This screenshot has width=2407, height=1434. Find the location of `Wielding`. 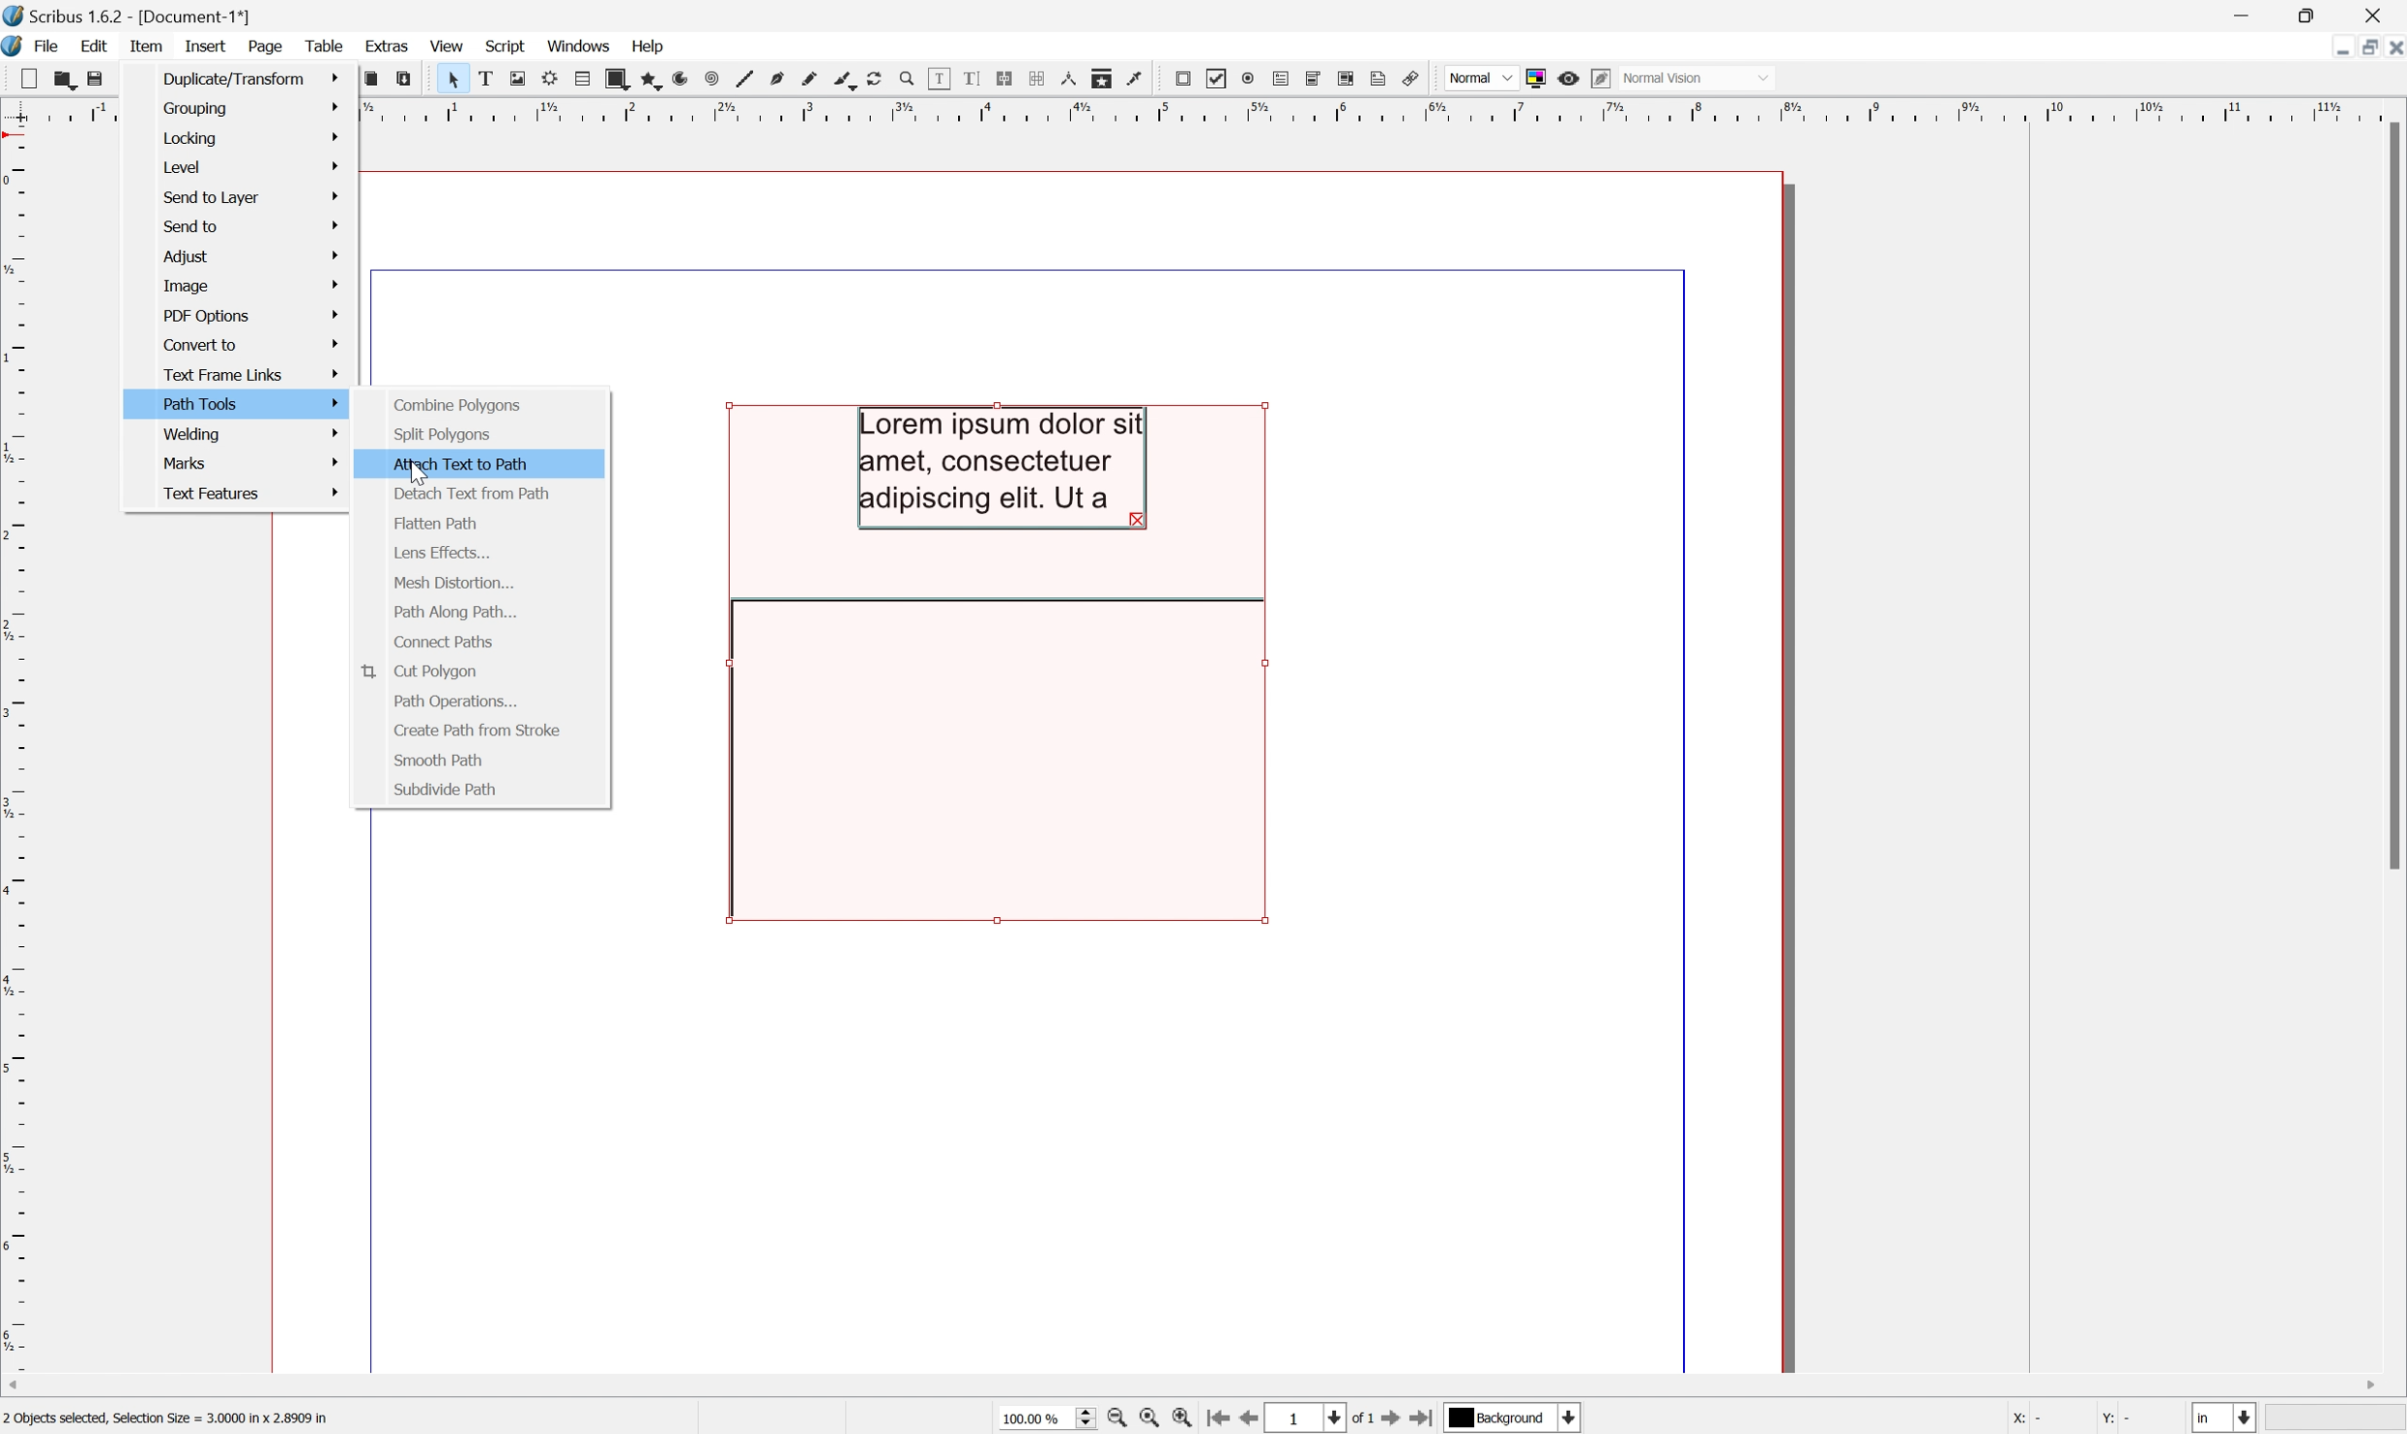

Wielding is located at coordinates (254, 435).